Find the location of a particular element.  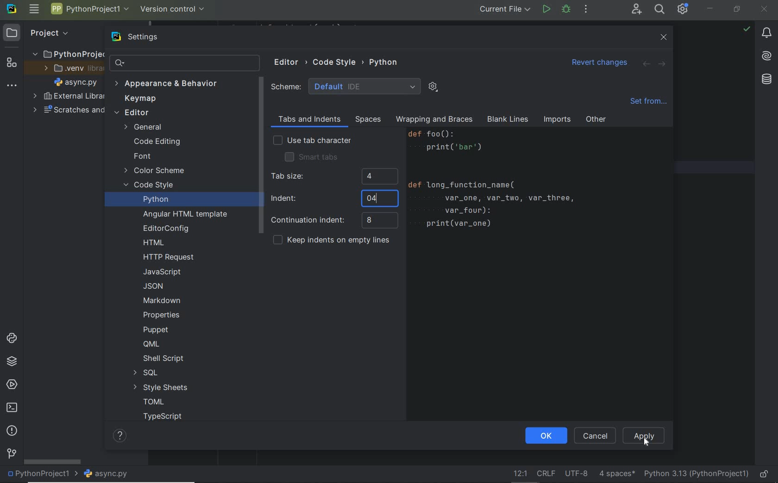

smart tabs is located at coordinates (311, 156).